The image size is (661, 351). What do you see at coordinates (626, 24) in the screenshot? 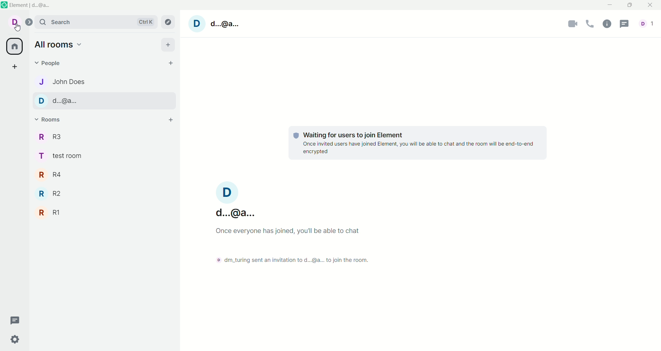
I see `threads` at bounding box center [626, 24].